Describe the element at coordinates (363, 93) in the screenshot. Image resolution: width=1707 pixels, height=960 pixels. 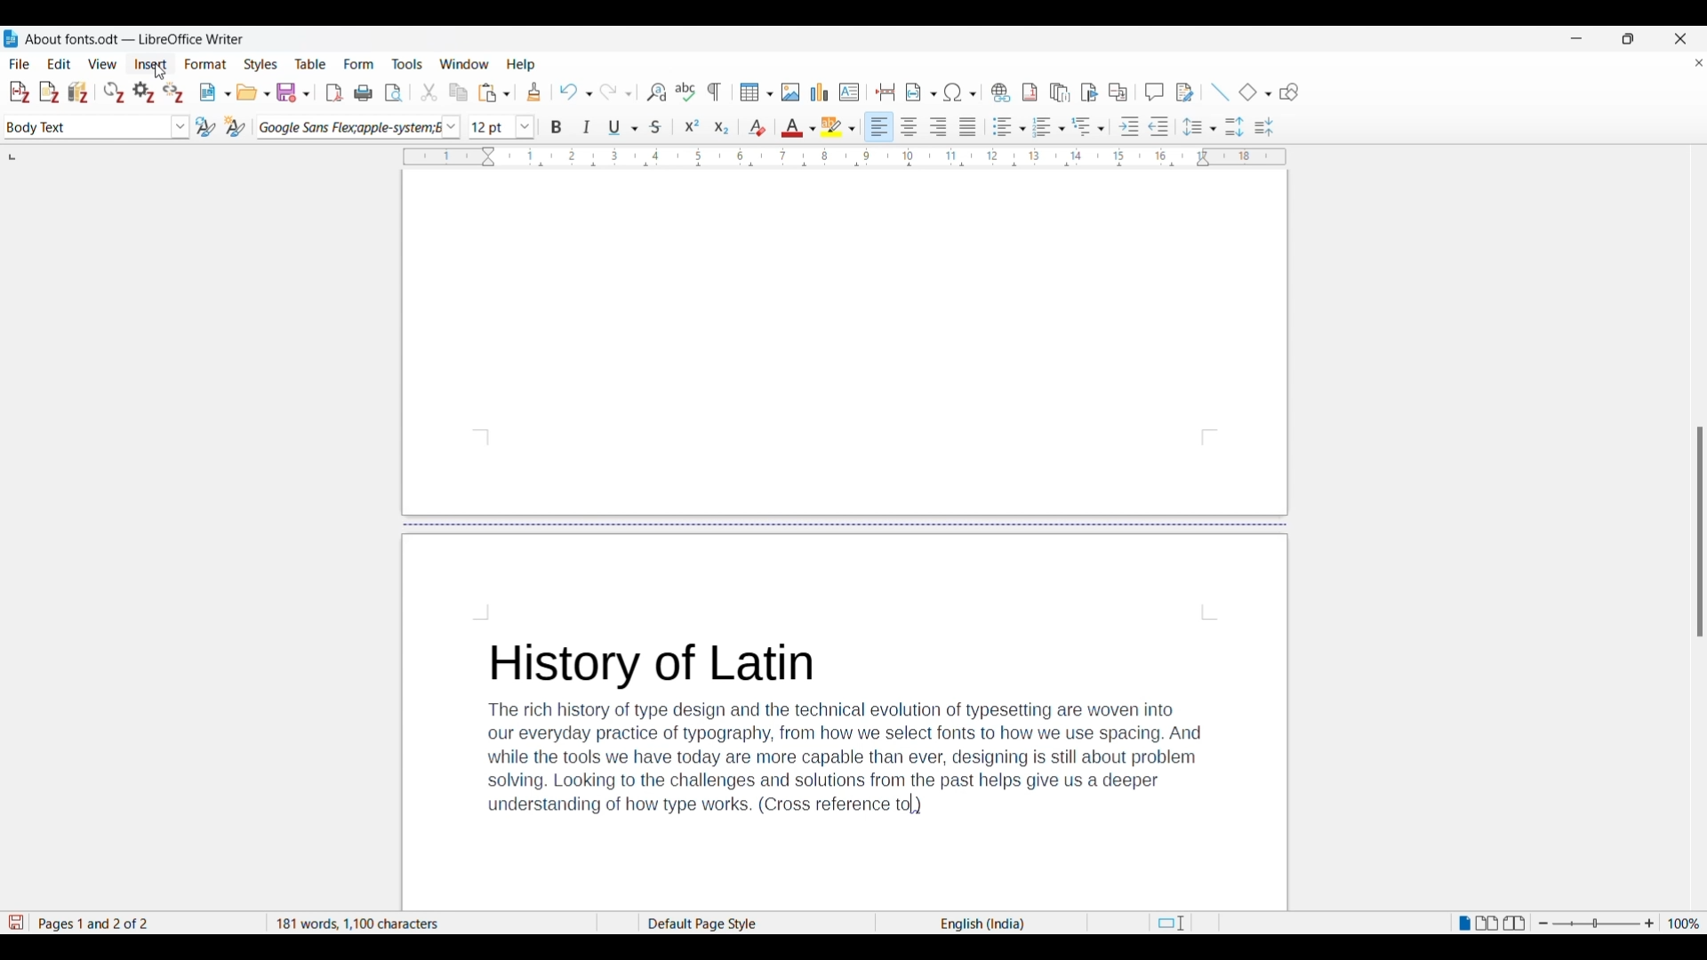
I see `Print` at that location.